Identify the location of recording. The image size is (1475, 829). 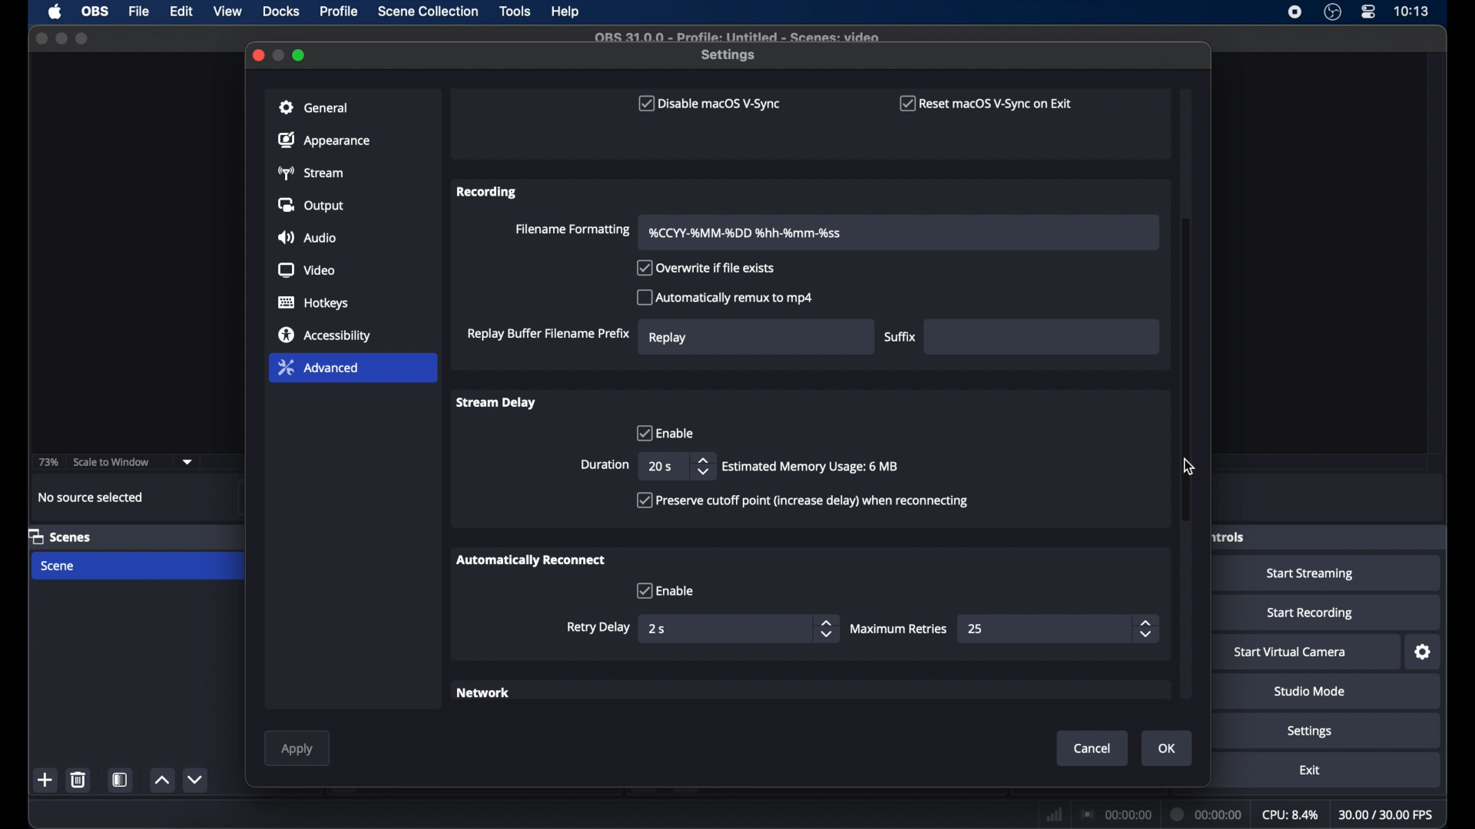
(488, 192).